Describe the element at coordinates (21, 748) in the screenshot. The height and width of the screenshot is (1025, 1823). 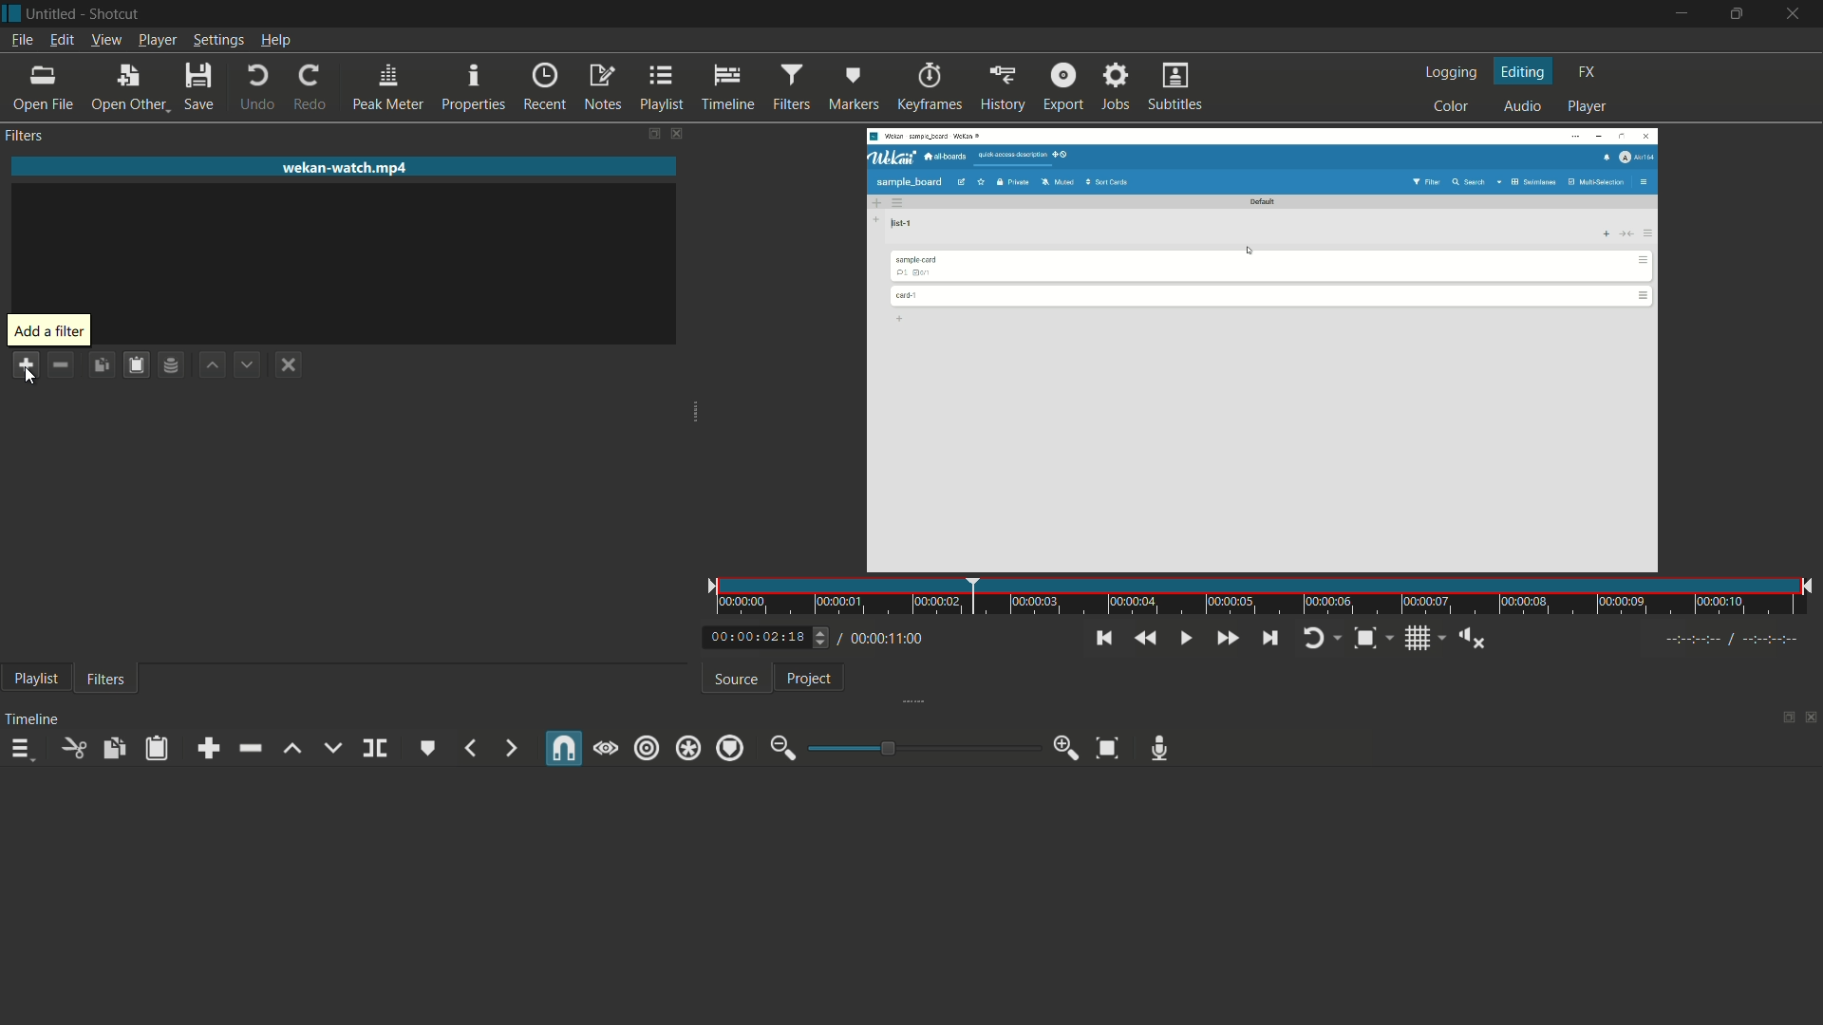
I see `timeline menu` at that location.